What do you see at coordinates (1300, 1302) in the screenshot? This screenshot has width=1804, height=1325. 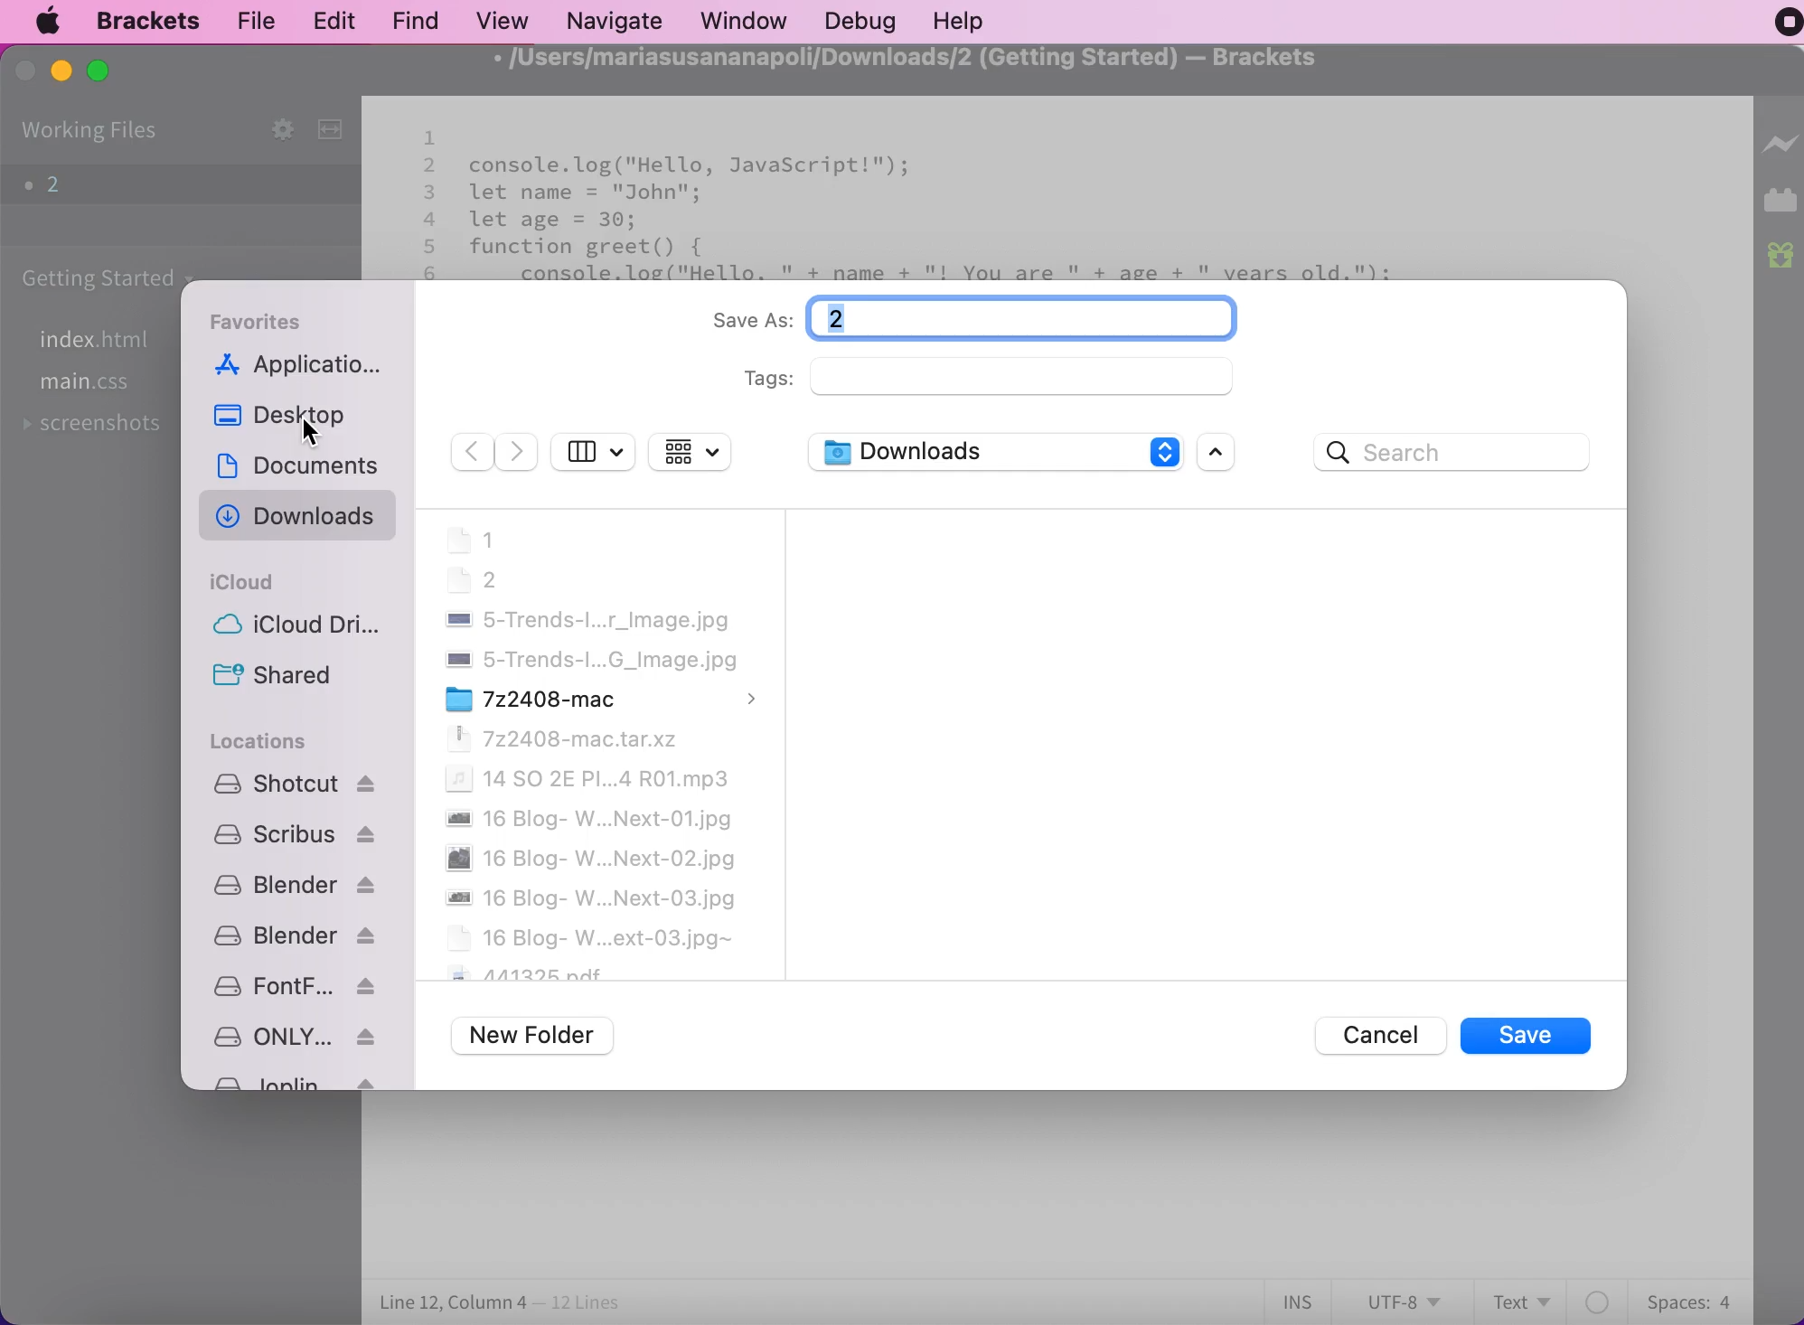 I see `ins` at bounding box center [1300, 1302].